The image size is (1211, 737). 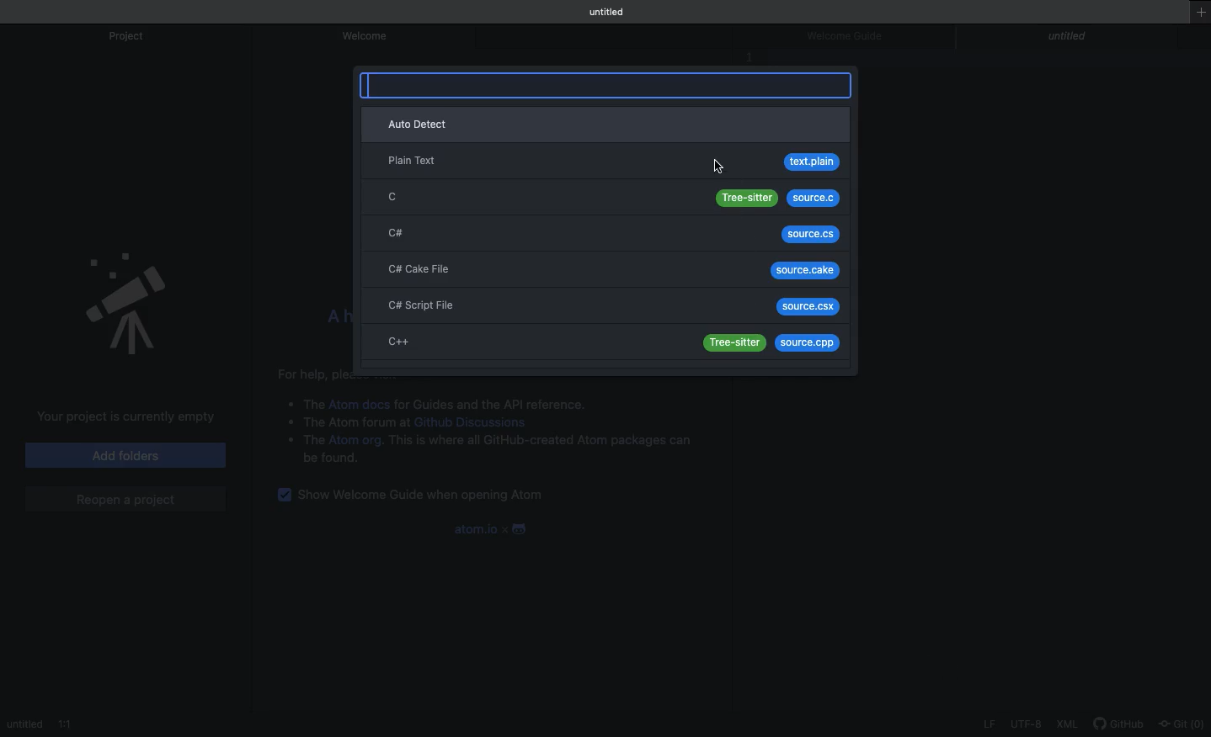 I want to click on Git, so click(x=1180, y=721).